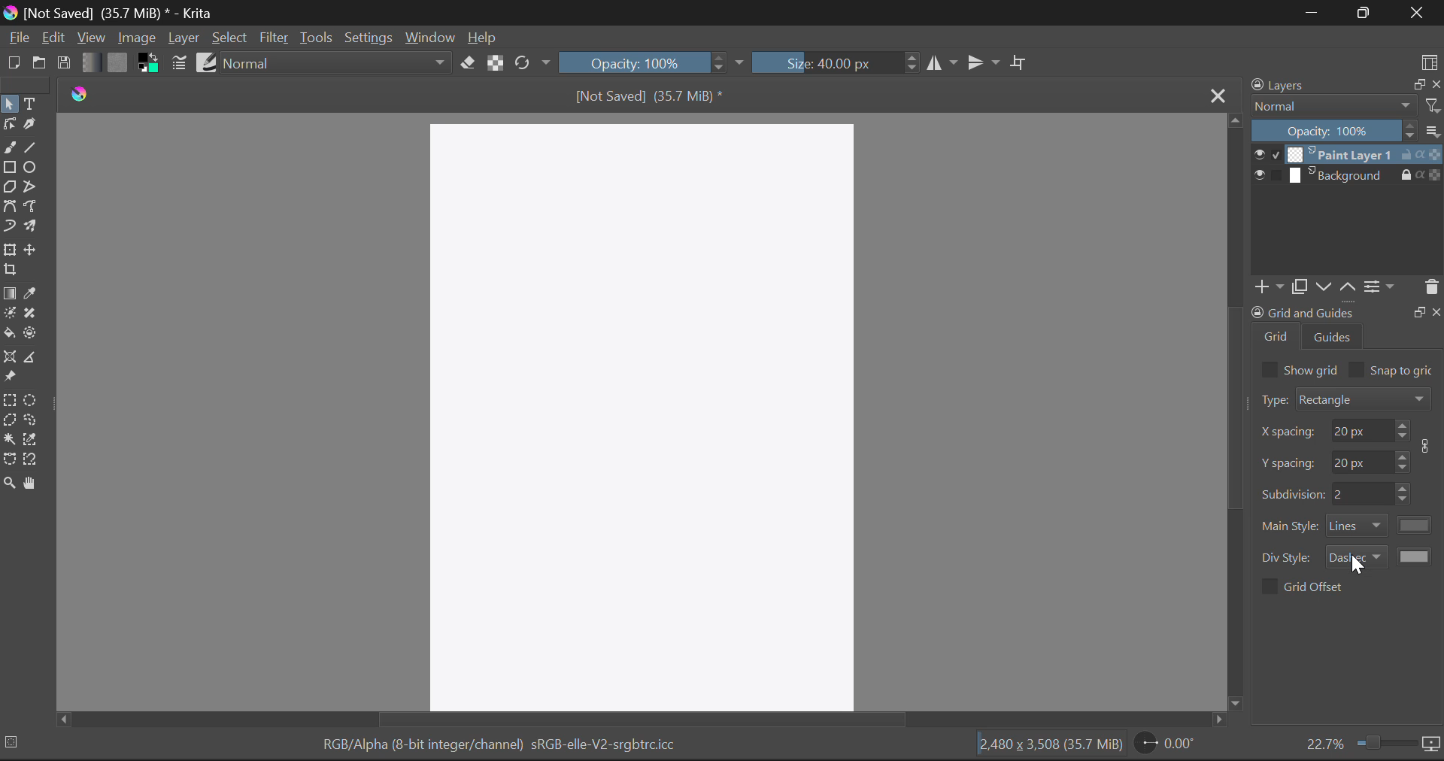  I want to click on Freehand Path Tool, so click(35, 208).